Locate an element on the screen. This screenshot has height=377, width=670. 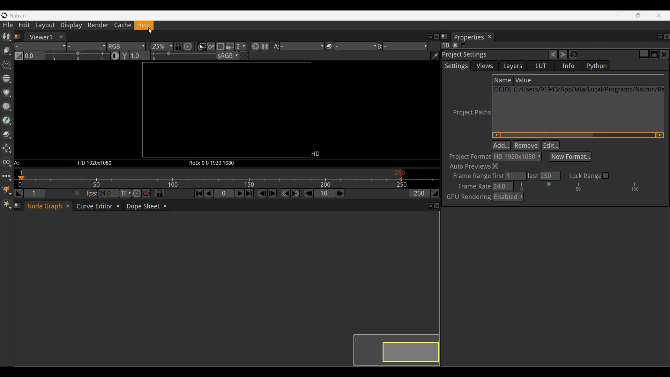
Playback in pointer is located at coordinates (21, 178).